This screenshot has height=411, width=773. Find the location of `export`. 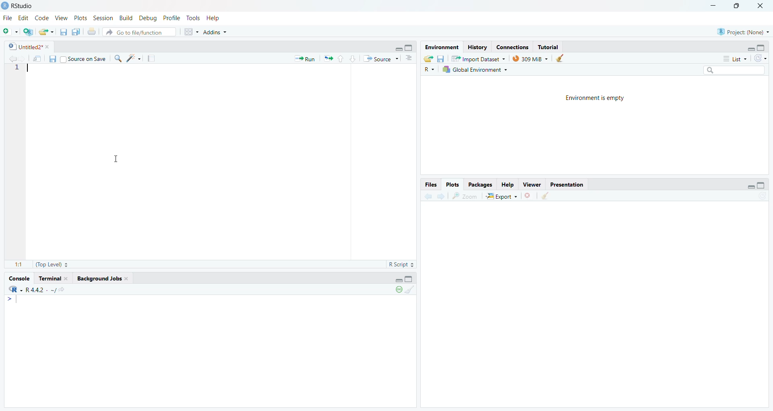

export is located at coordinates (46, 32).